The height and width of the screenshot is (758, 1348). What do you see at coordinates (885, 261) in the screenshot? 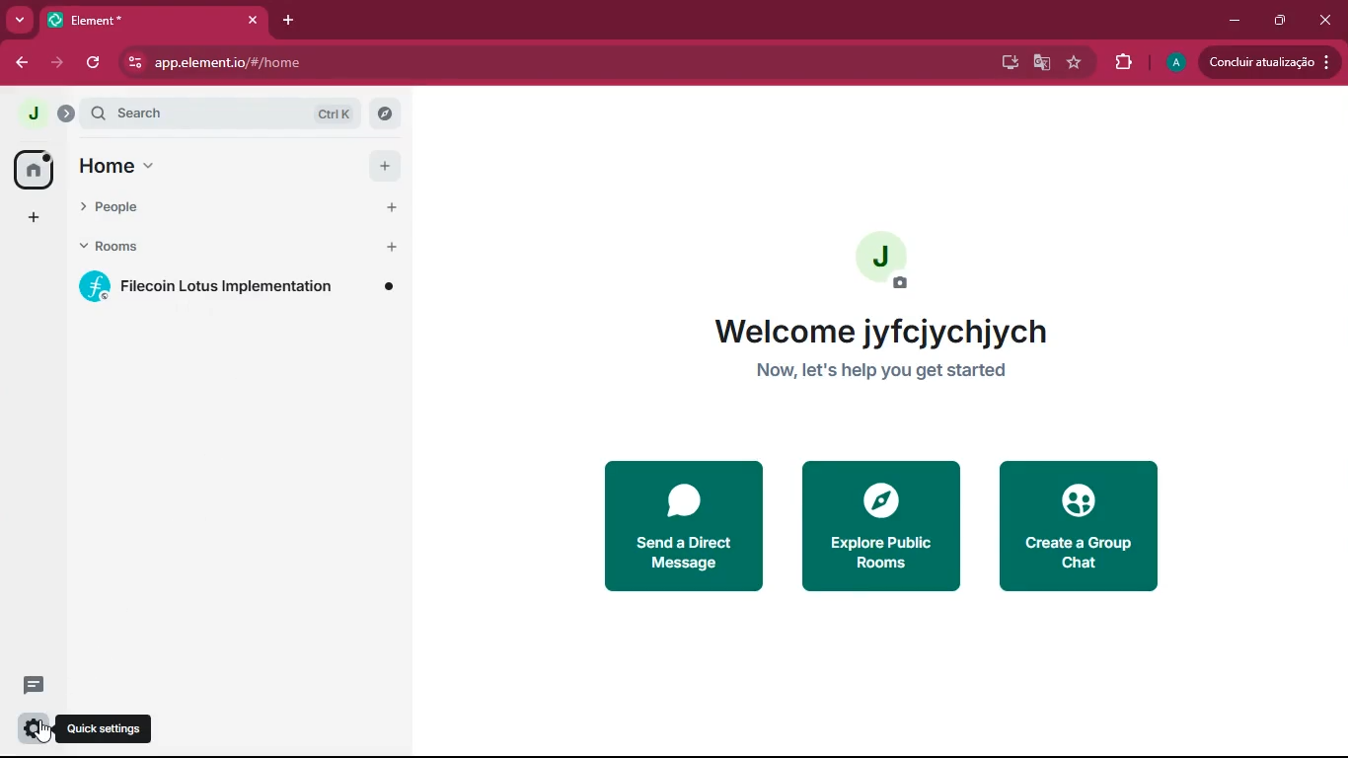
I see `profile picture` at bounding box center [885, 261].